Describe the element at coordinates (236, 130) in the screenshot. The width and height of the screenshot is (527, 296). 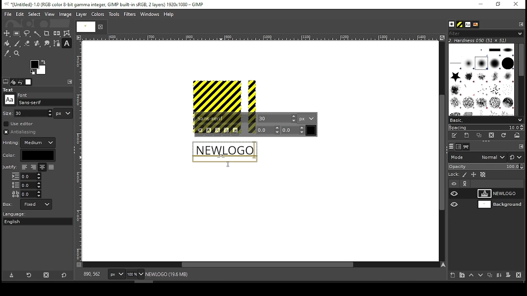
I see `strikethrough` at that location.